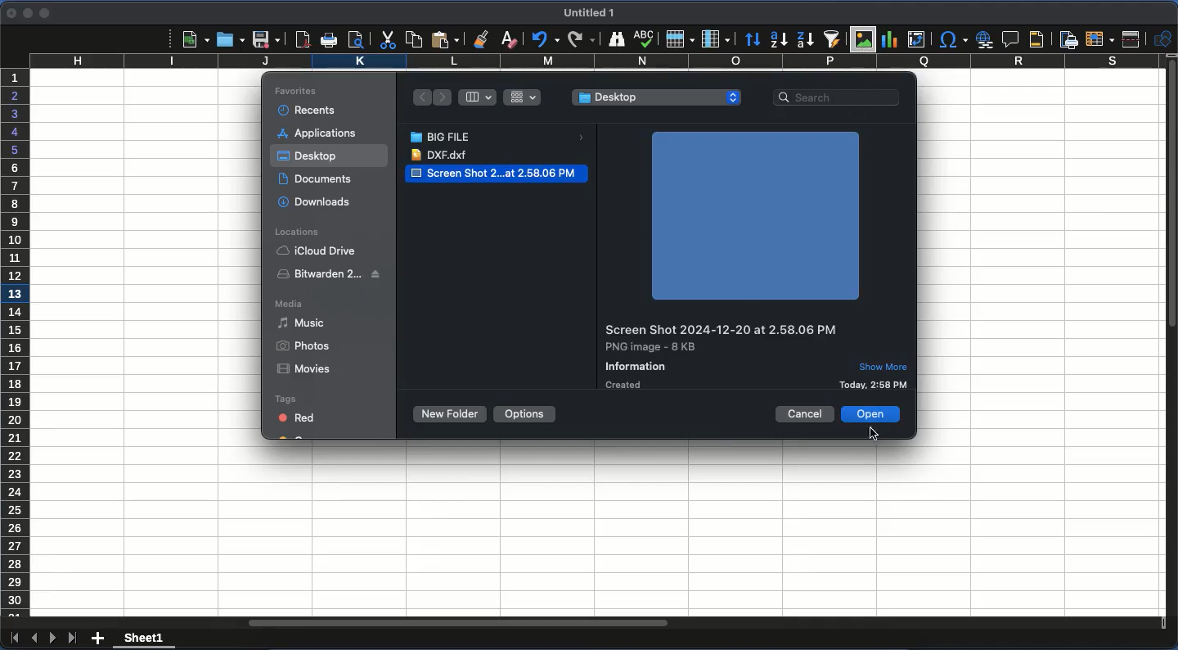  Describe the element at coordinates (915, 39) in the screenshot. I see `pivot table` at that location.